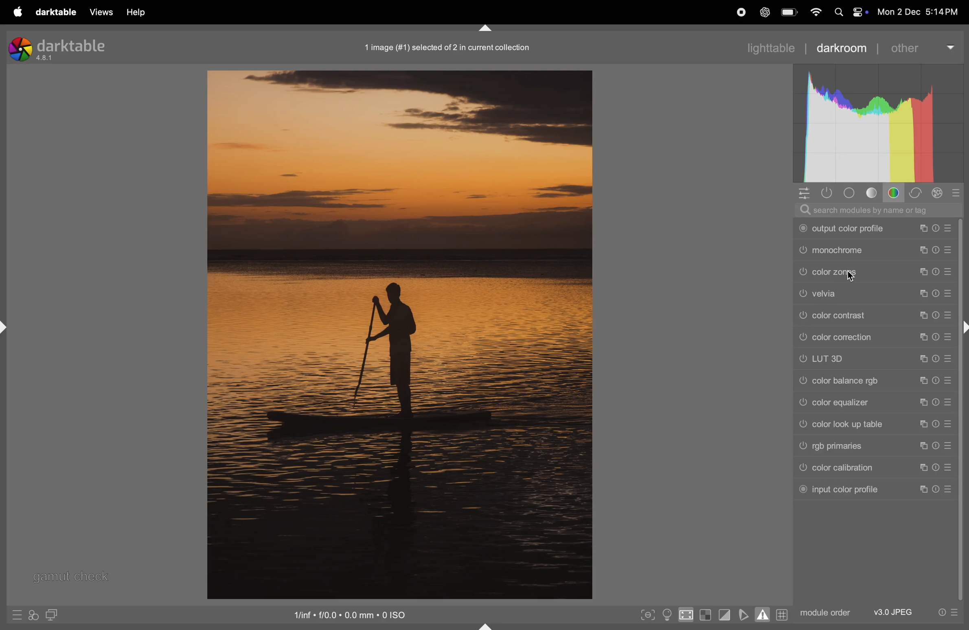 The height and width of the screenshot is (630, 969). I want to click on Cursor, so click(851, 276).